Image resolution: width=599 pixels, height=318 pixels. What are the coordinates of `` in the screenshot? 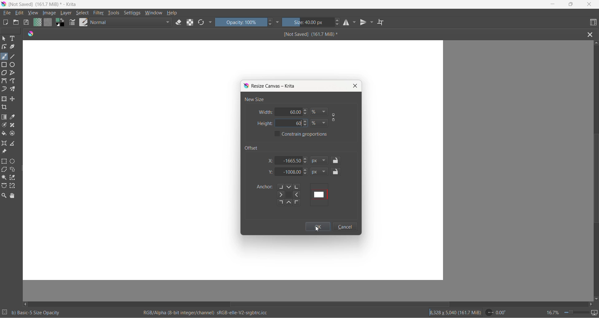 It's located at (305, 158).